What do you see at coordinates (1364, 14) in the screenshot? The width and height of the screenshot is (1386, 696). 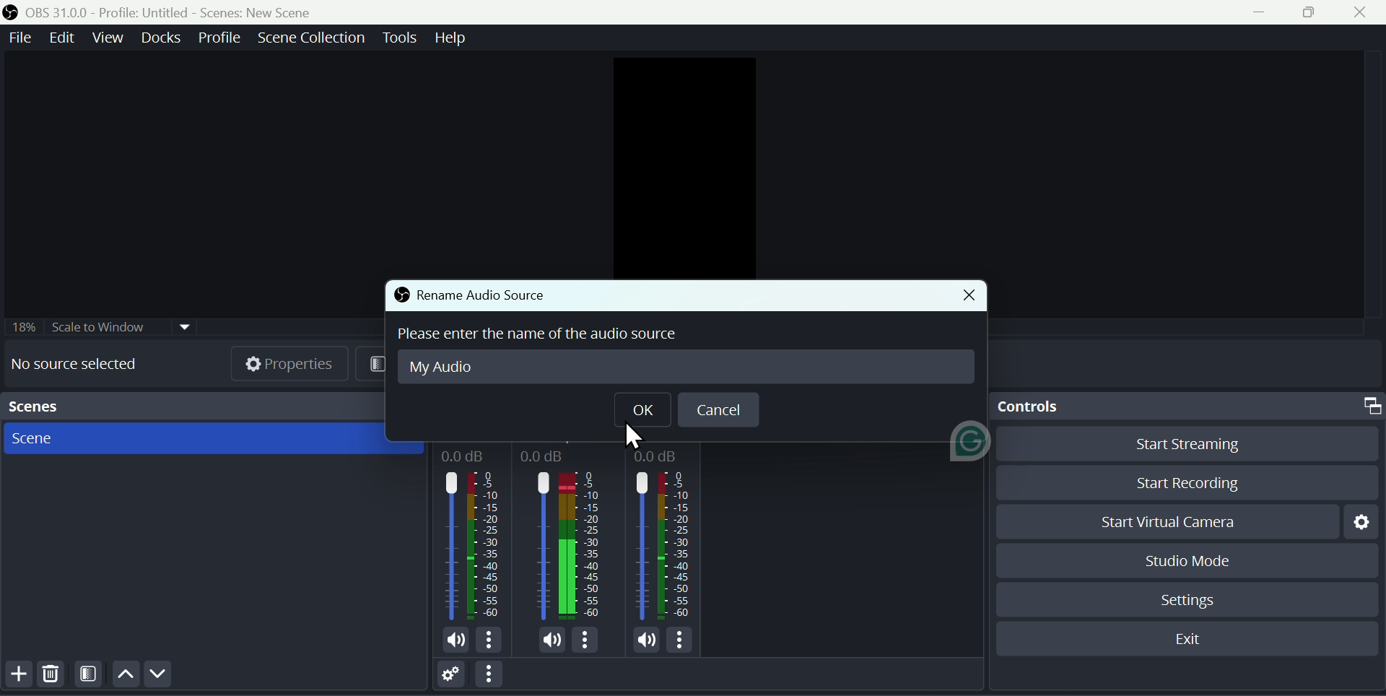 I see `Close` at bounding box center [1364, 14].